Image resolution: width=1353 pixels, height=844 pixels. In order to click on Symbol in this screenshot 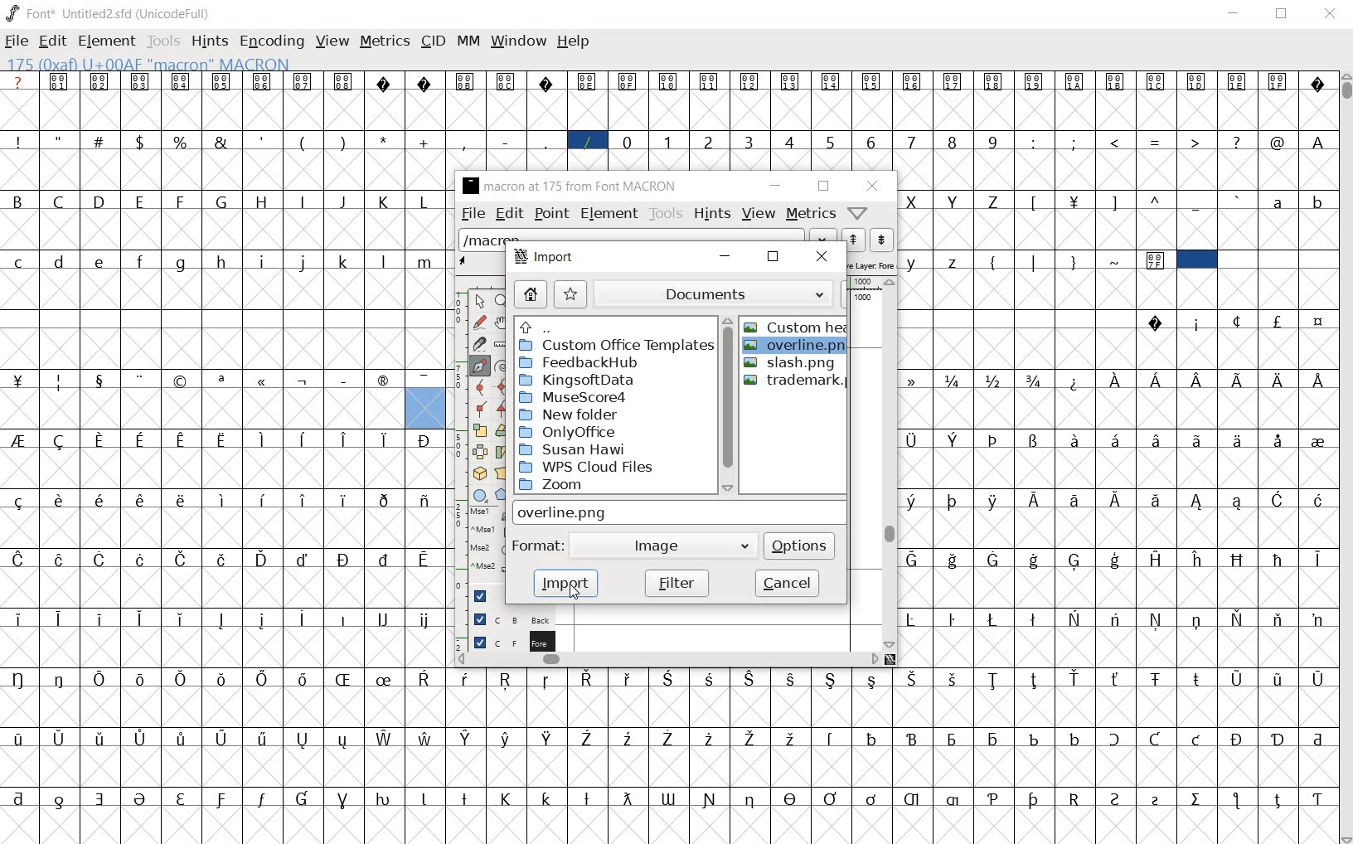, I will do `click(1155, 499)`.